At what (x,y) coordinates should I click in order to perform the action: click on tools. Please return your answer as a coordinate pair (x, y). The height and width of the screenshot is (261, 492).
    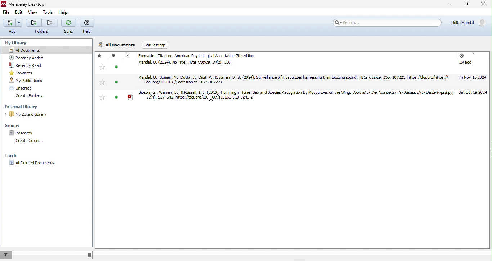
    Looking at the image, I should click on (48, 11).